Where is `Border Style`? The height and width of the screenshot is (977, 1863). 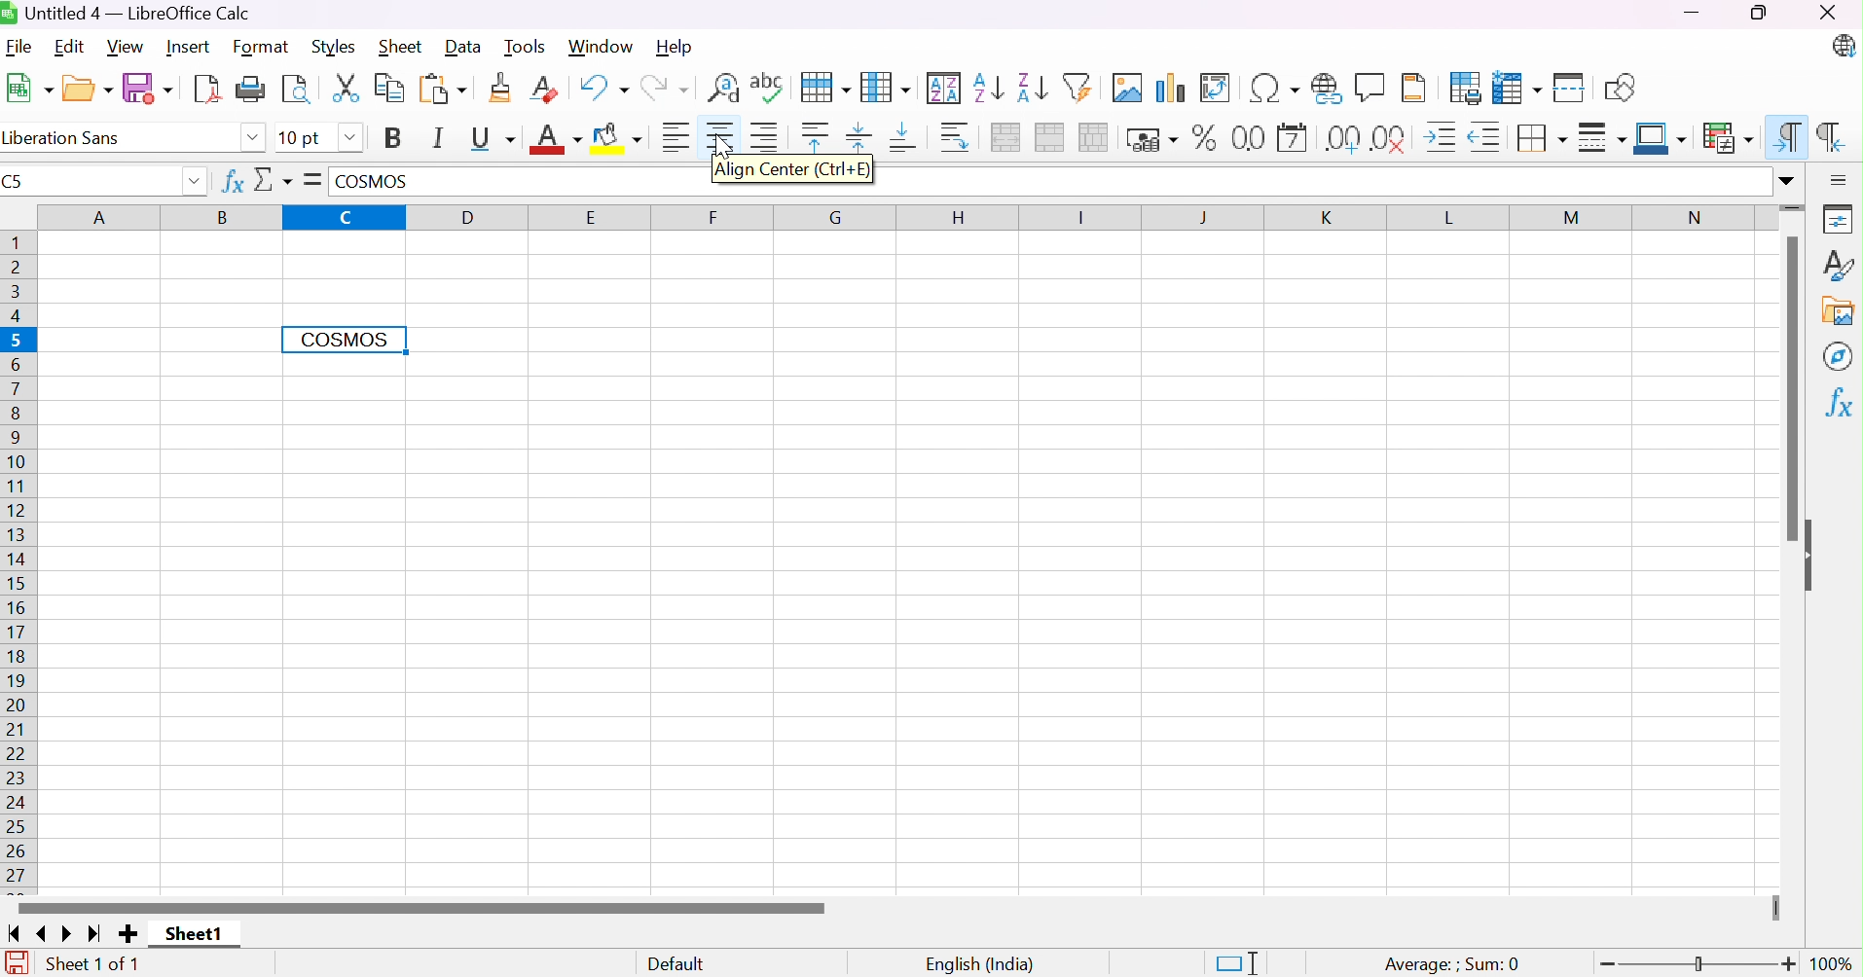 Border Style is located at coordinates (1602, 140).